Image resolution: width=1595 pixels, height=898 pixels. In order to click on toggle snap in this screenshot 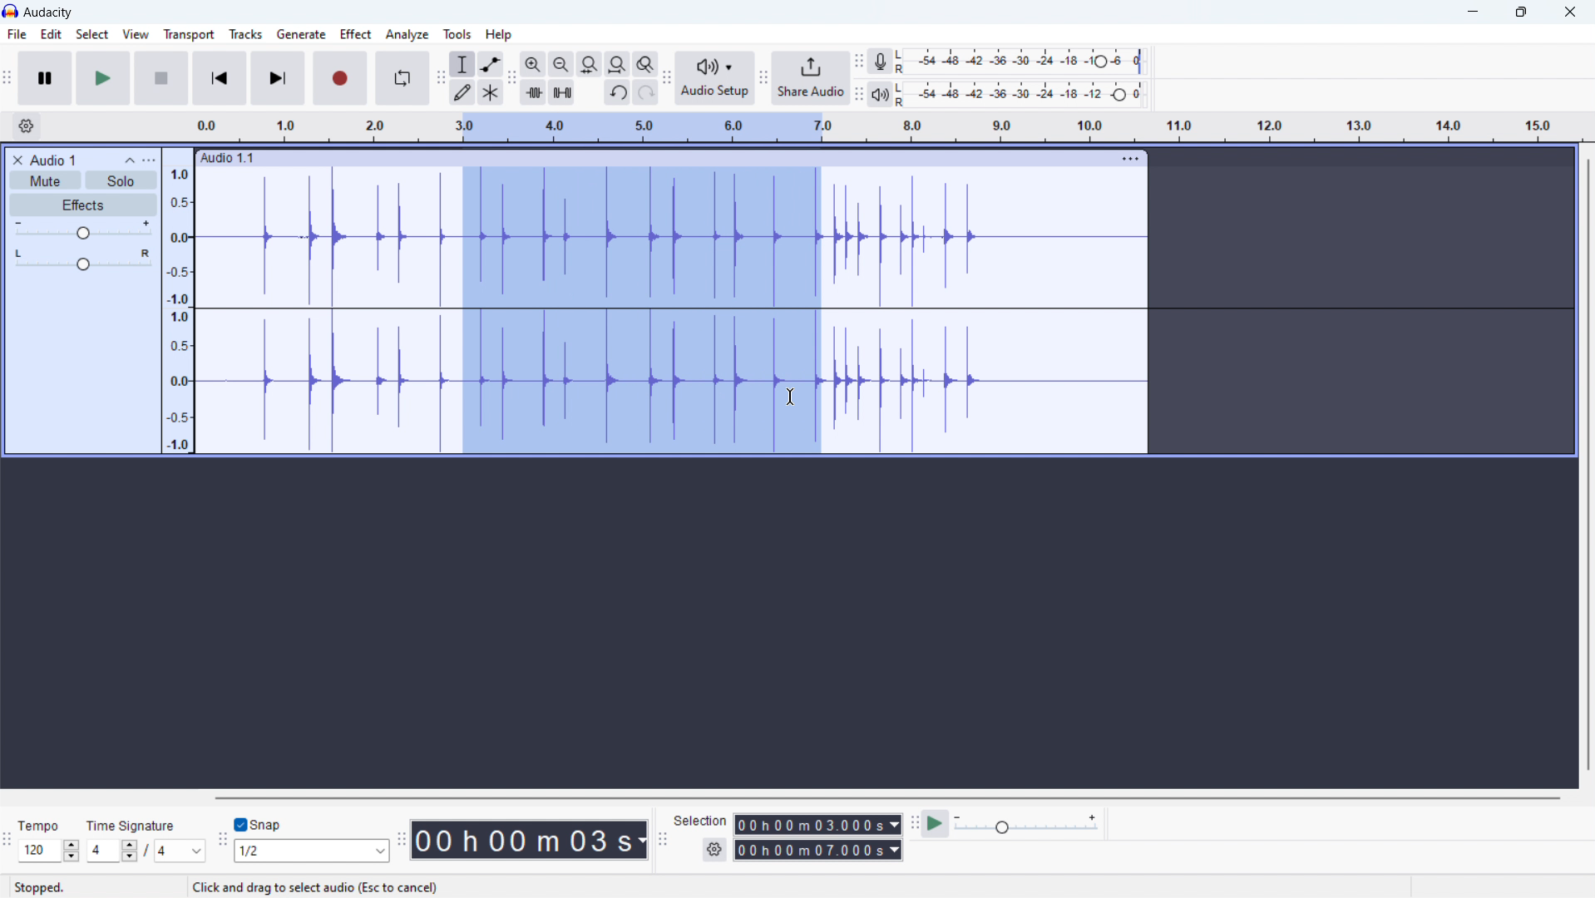, I will do `click(258, 824)`.